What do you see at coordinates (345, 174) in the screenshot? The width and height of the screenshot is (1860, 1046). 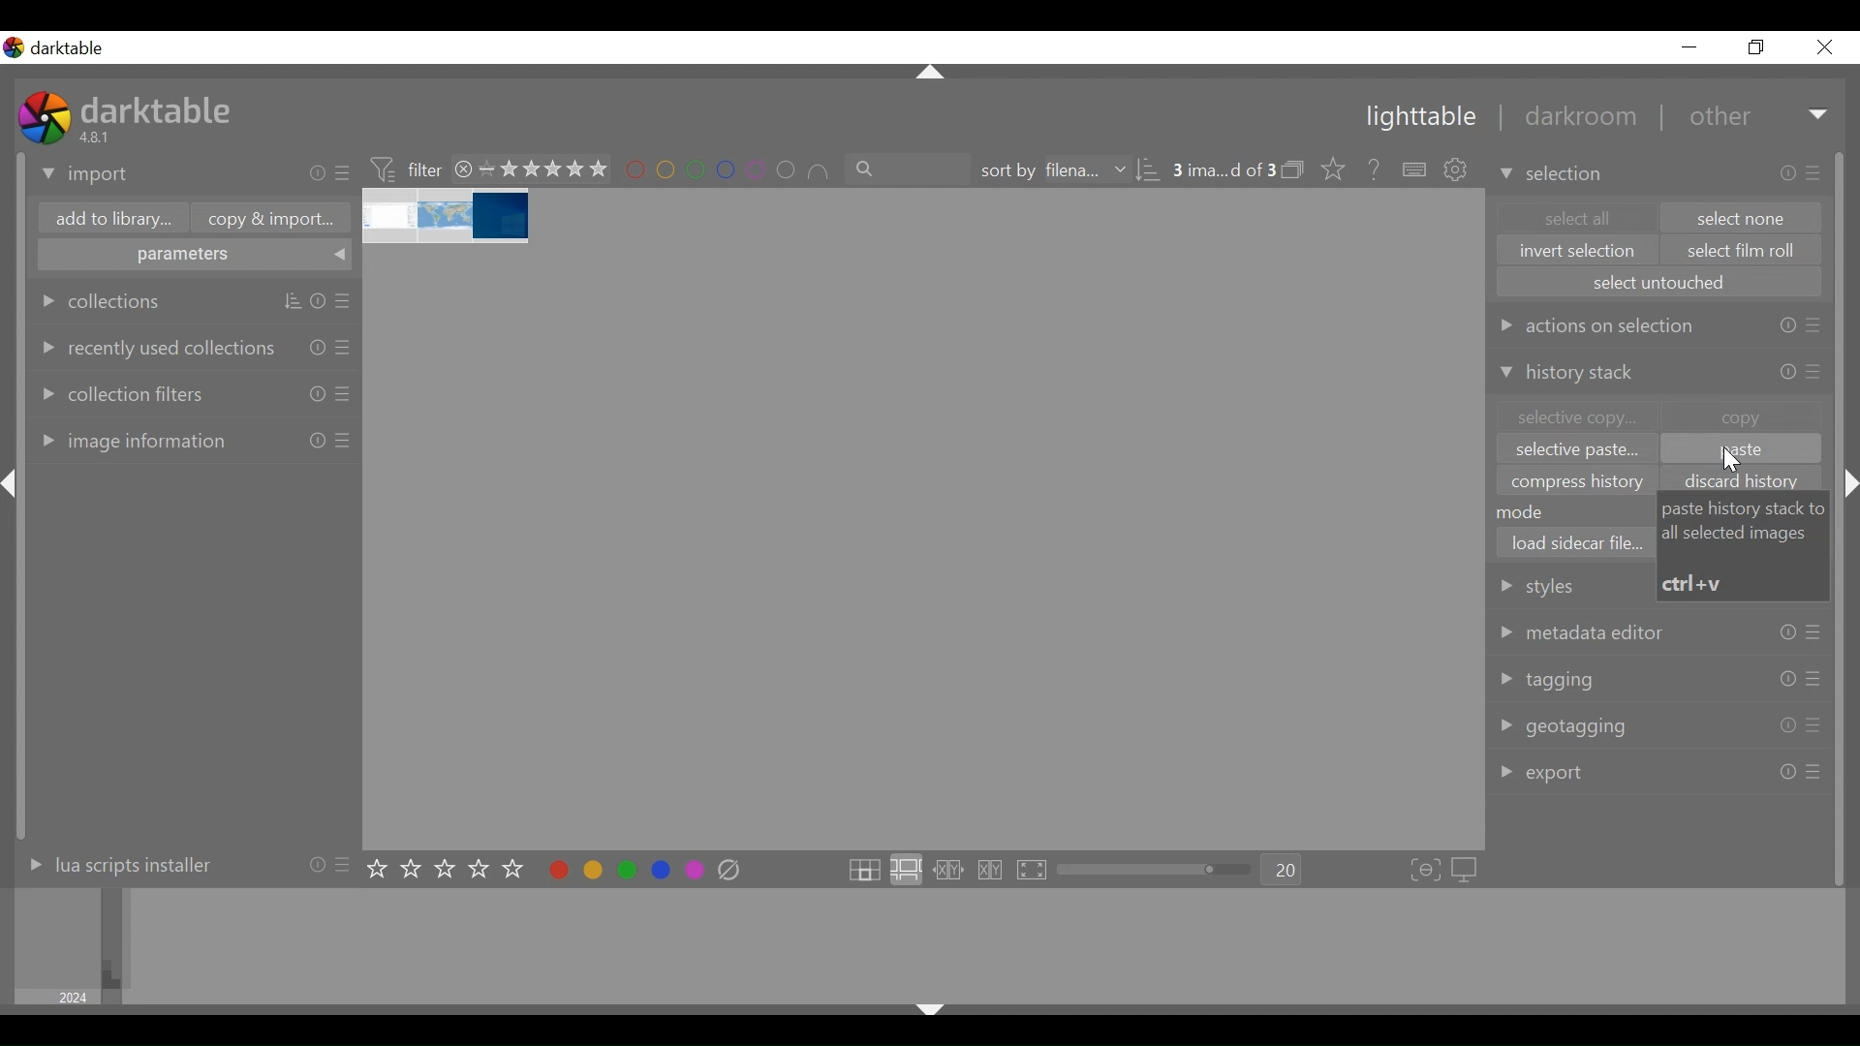 I see `presets` at bounding box center [345, 174].